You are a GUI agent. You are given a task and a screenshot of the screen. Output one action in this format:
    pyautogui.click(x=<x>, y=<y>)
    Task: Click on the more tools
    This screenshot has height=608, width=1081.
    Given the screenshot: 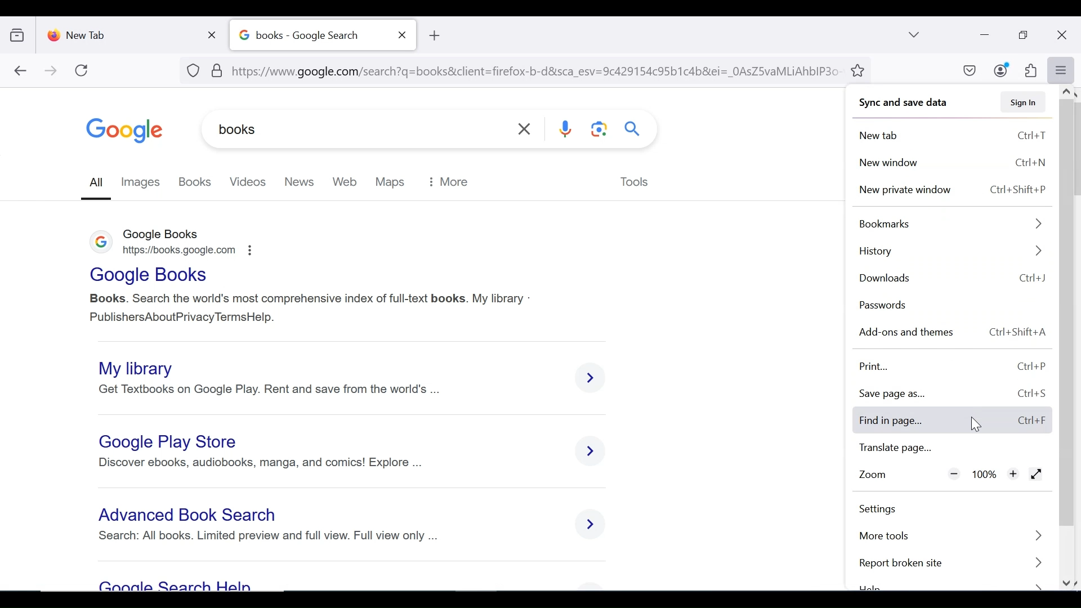 What is the action you would take?
    pyautogui.click(x=950, y=537)
    